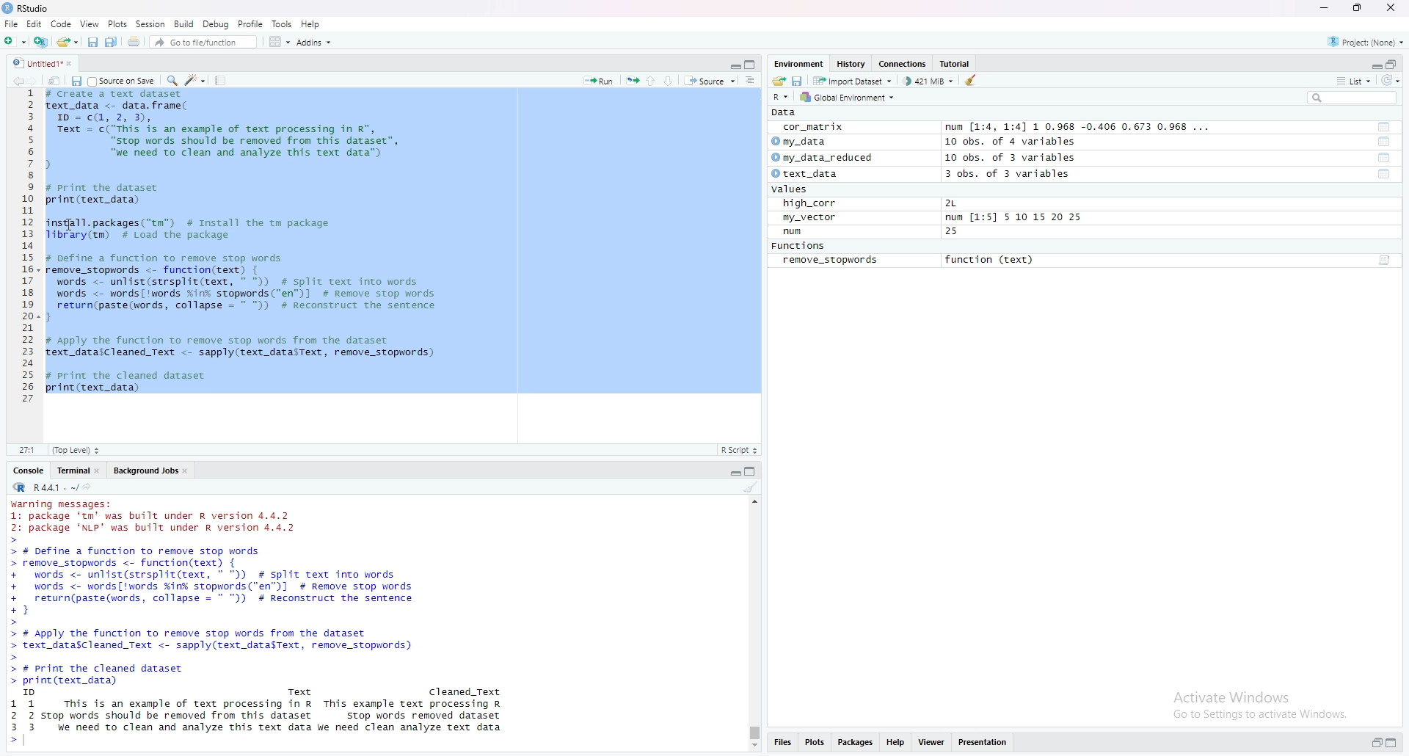 This screenshot has height=756, width=1409. What do you see at coordinates (14, 42) in the screenshot?
I see `new file` at bounding box center [14, 42].